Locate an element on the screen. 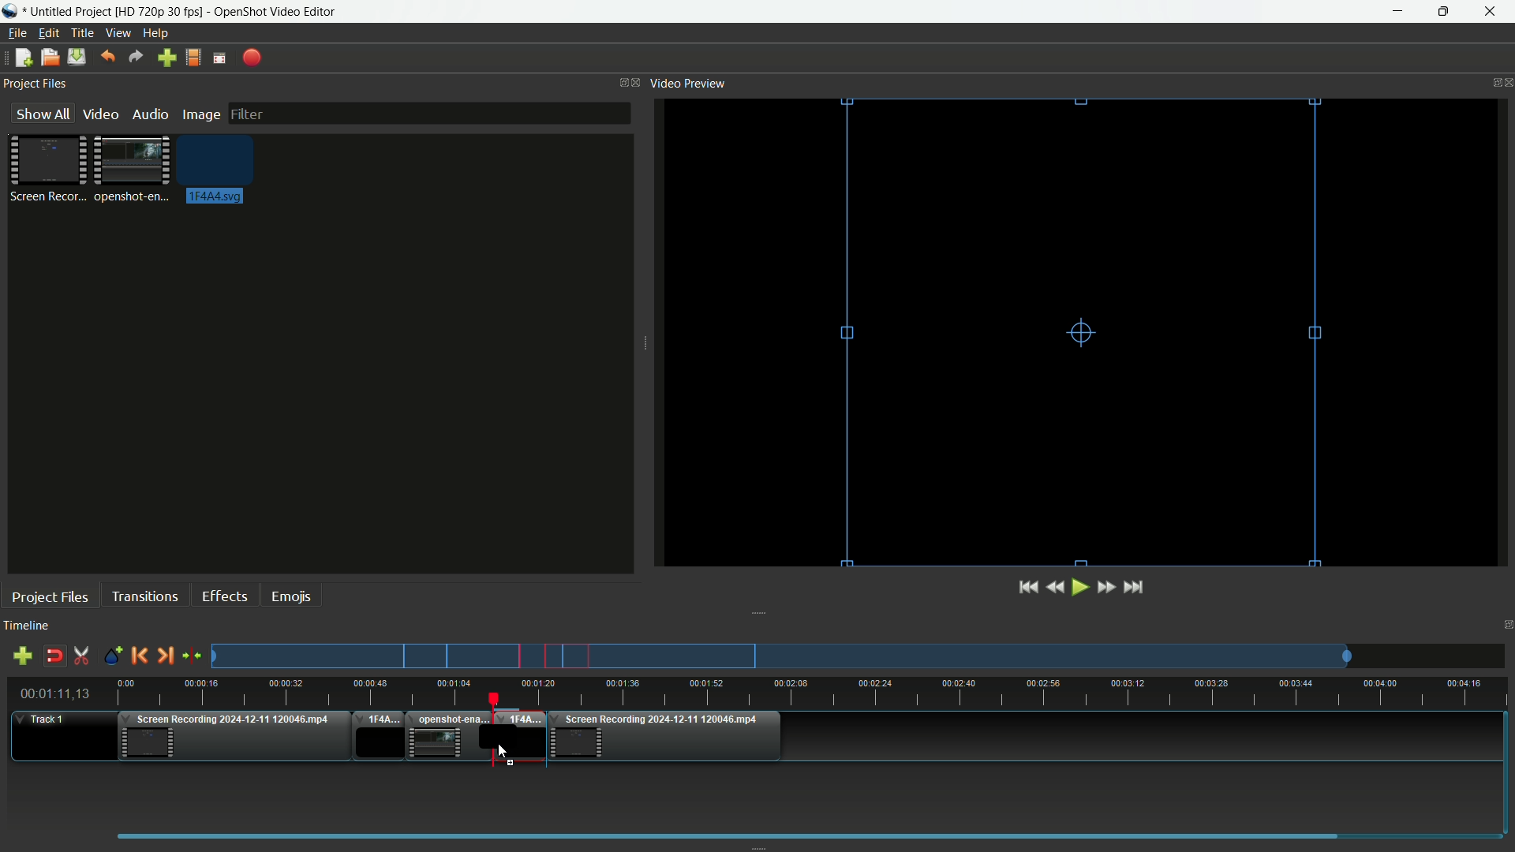  Change layout is located at coordinates (619, 83).